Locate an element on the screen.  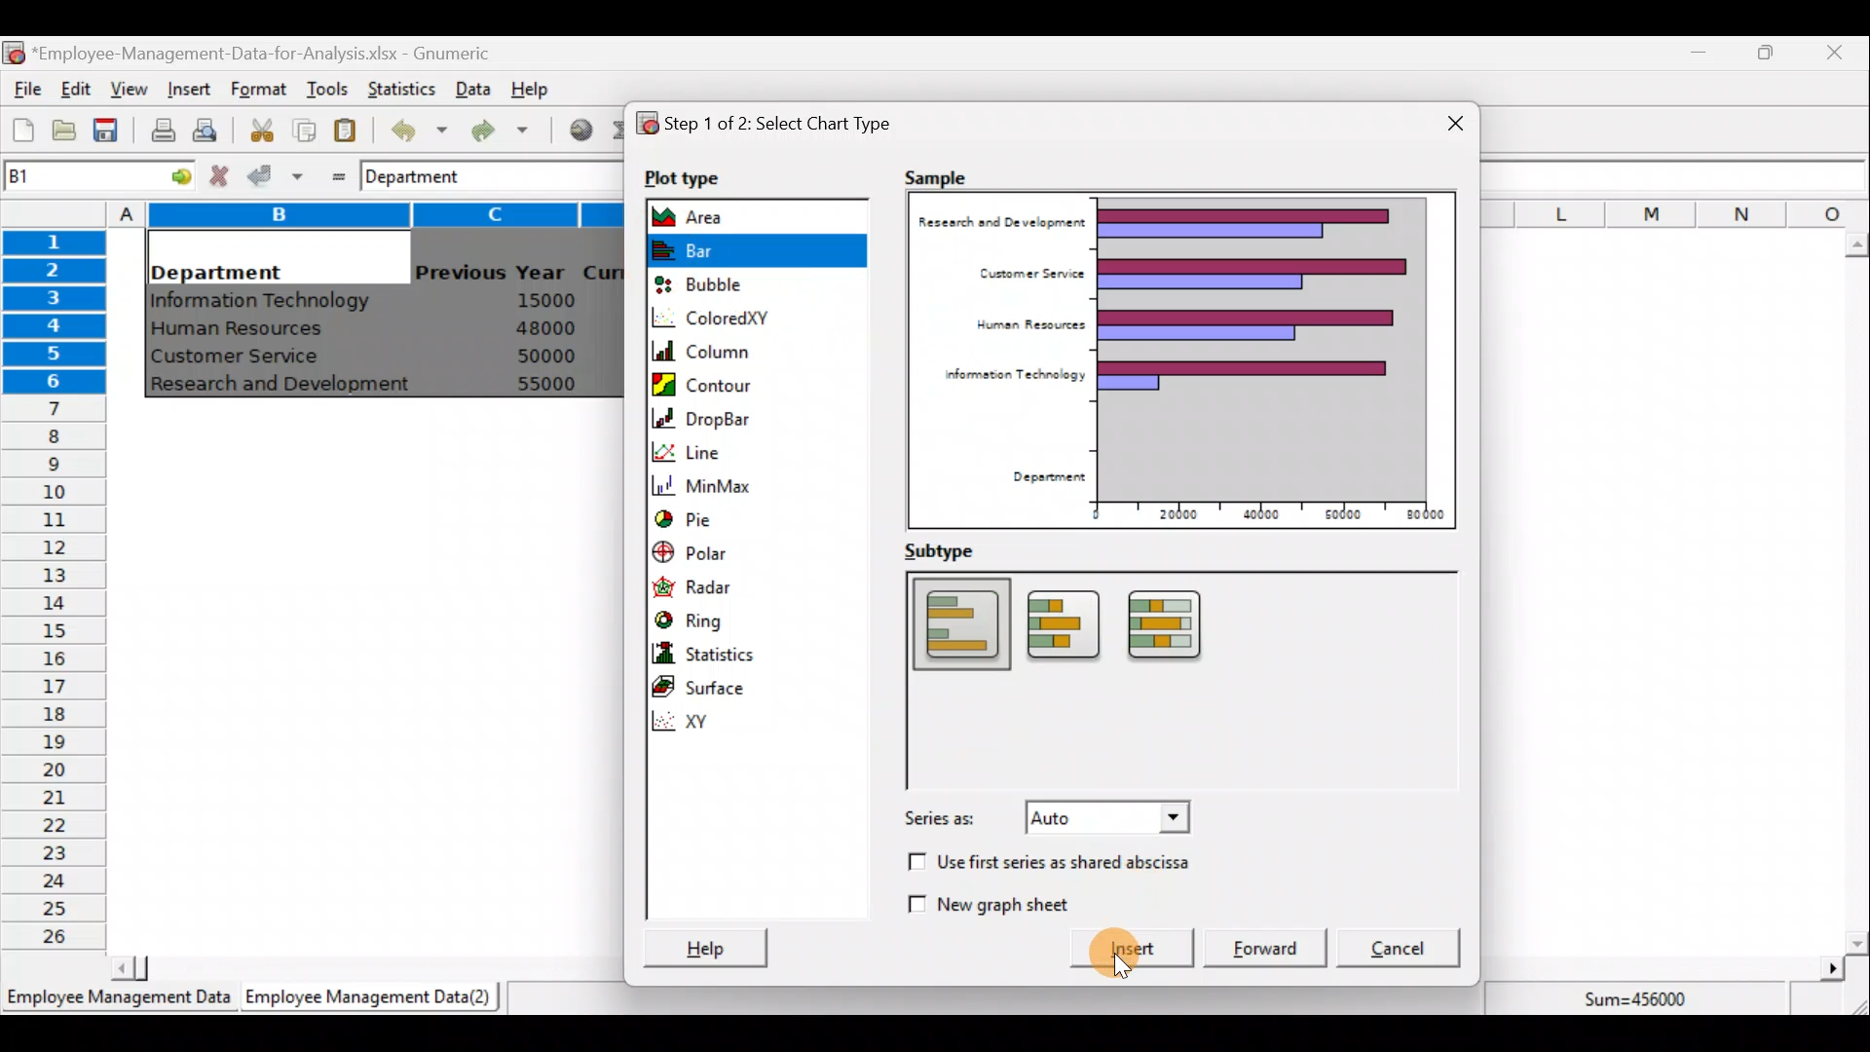
Cancel is located at coordinates (1408, 949).